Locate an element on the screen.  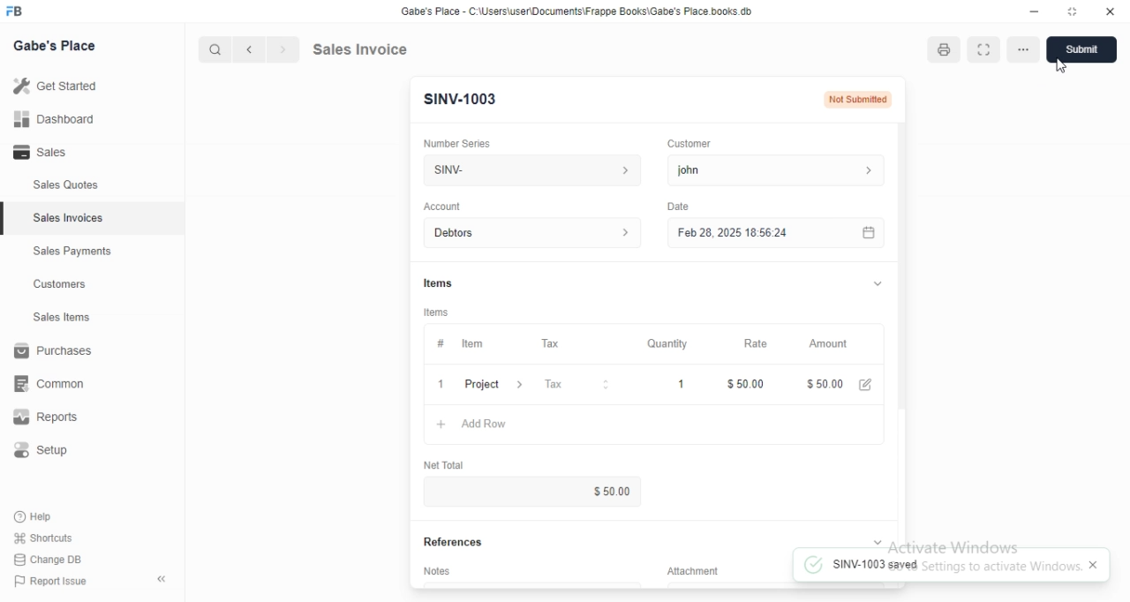
minimize is located at coordinates (1027, 13).